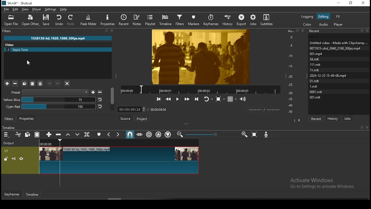 The height and width of the screenshot is (209, 371). I want to click on play quickly backwards, so click(169, 98).